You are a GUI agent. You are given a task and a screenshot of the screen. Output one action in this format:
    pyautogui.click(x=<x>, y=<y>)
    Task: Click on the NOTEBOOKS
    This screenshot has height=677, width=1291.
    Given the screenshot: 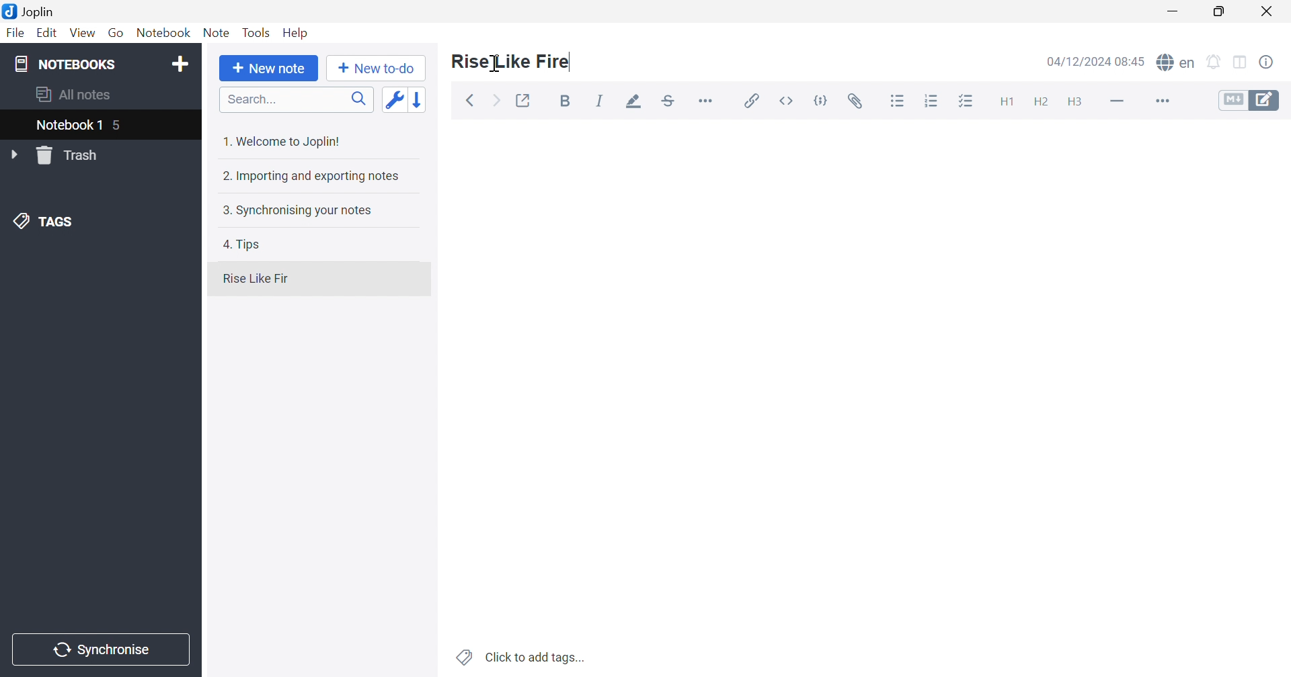 What is the action you would take?
    pyautogui.click(x=63, y=64)
    